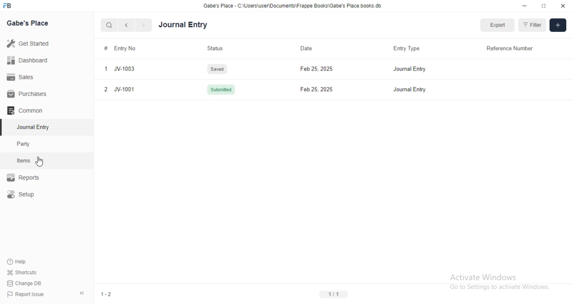  Describe the element at coordinates (408, 49) in the screenshot. I see `Entry Type` at that location.